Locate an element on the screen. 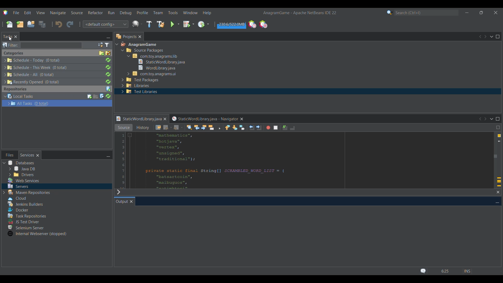 The height and width of the screenshot is (283, 503). Other tab is located at coordinates (207, 119).